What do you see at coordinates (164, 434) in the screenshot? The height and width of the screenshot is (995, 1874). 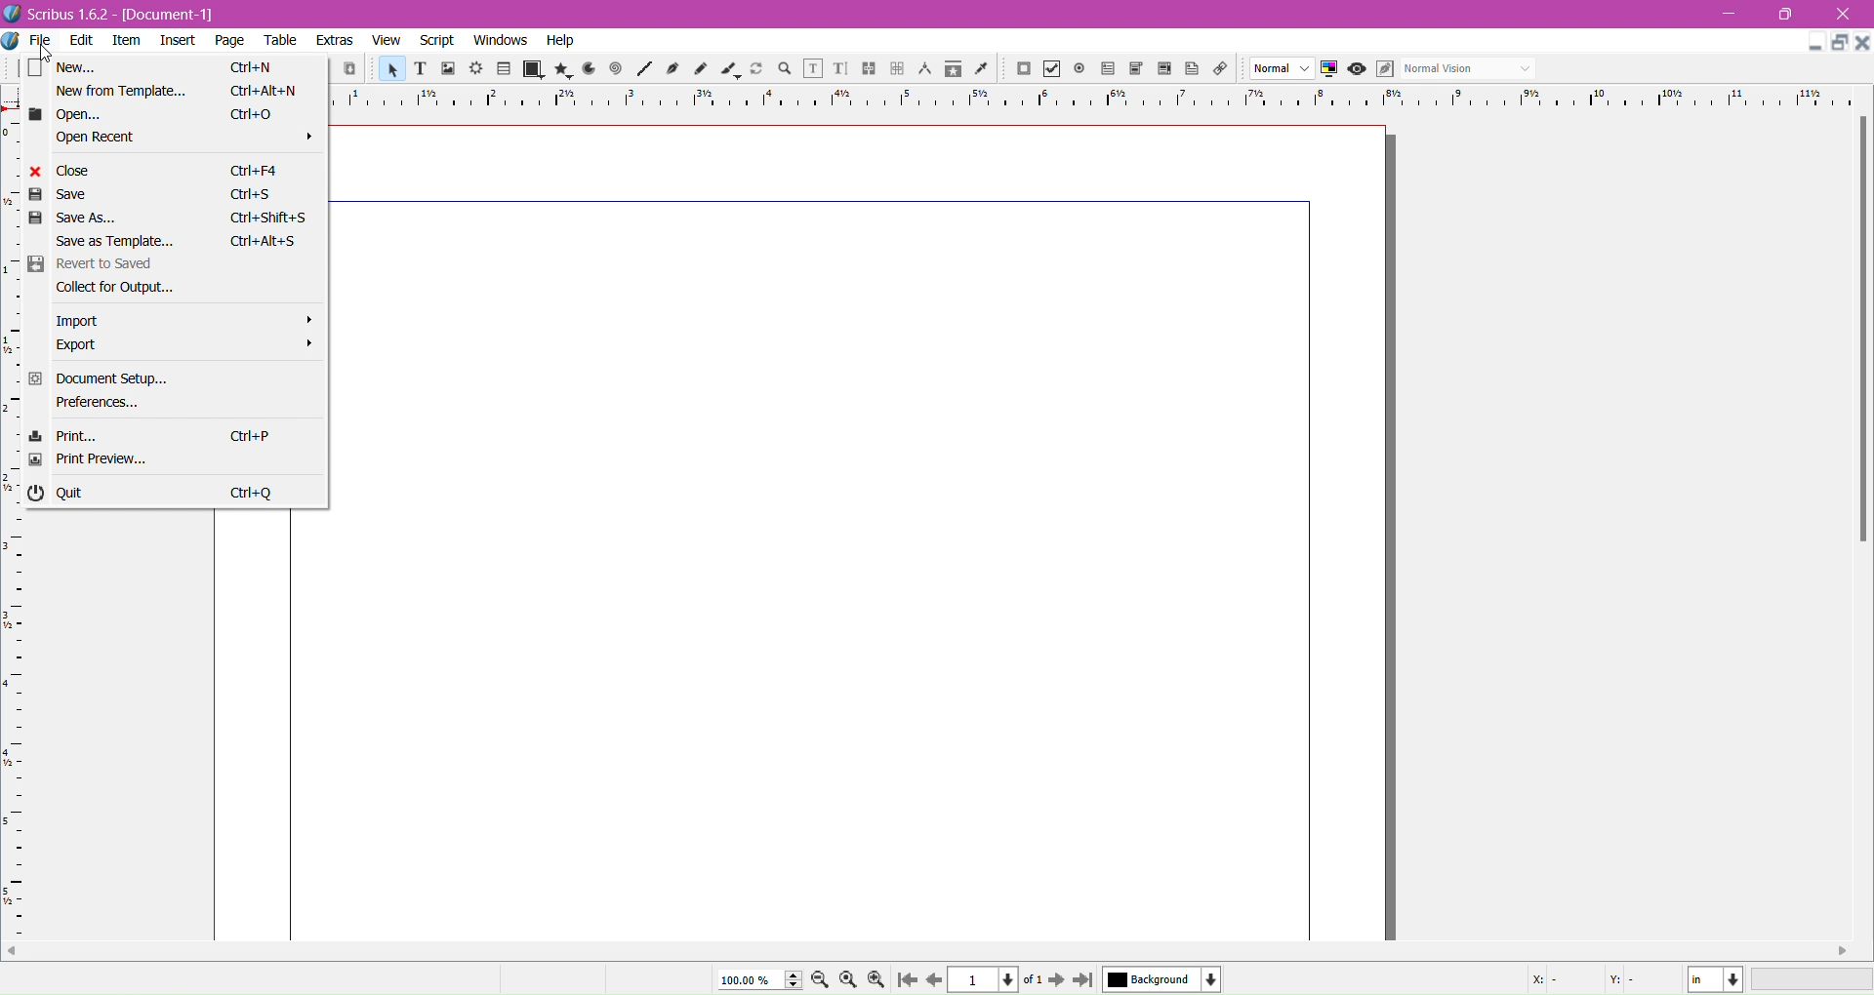 I see `Print` at bounding box center [164, 434].